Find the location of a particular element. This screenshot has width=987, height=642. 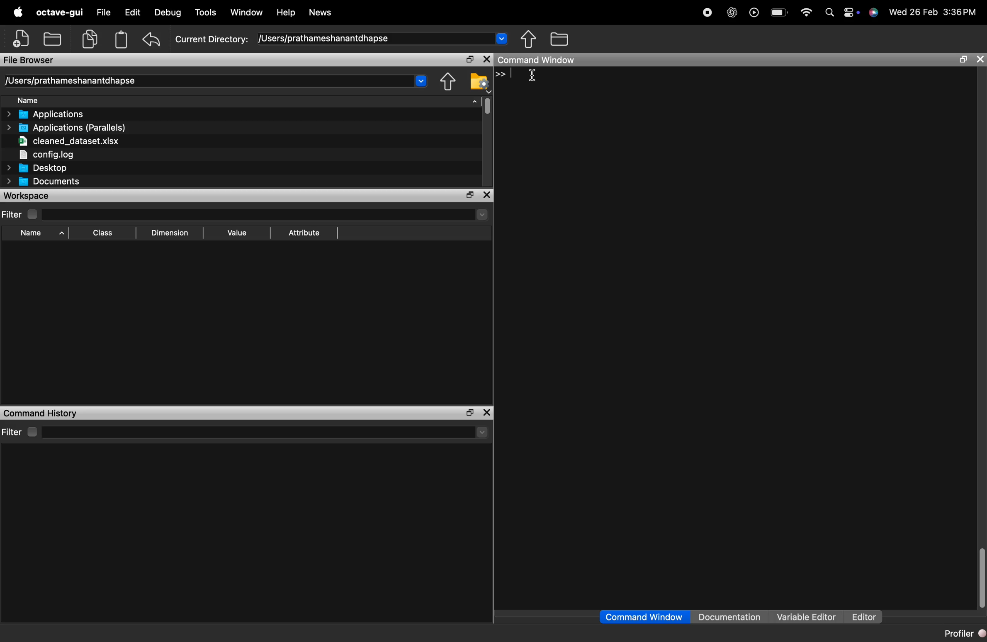

/Users/prathameshanantdhapse ~ is located at coordinates (381, 39).